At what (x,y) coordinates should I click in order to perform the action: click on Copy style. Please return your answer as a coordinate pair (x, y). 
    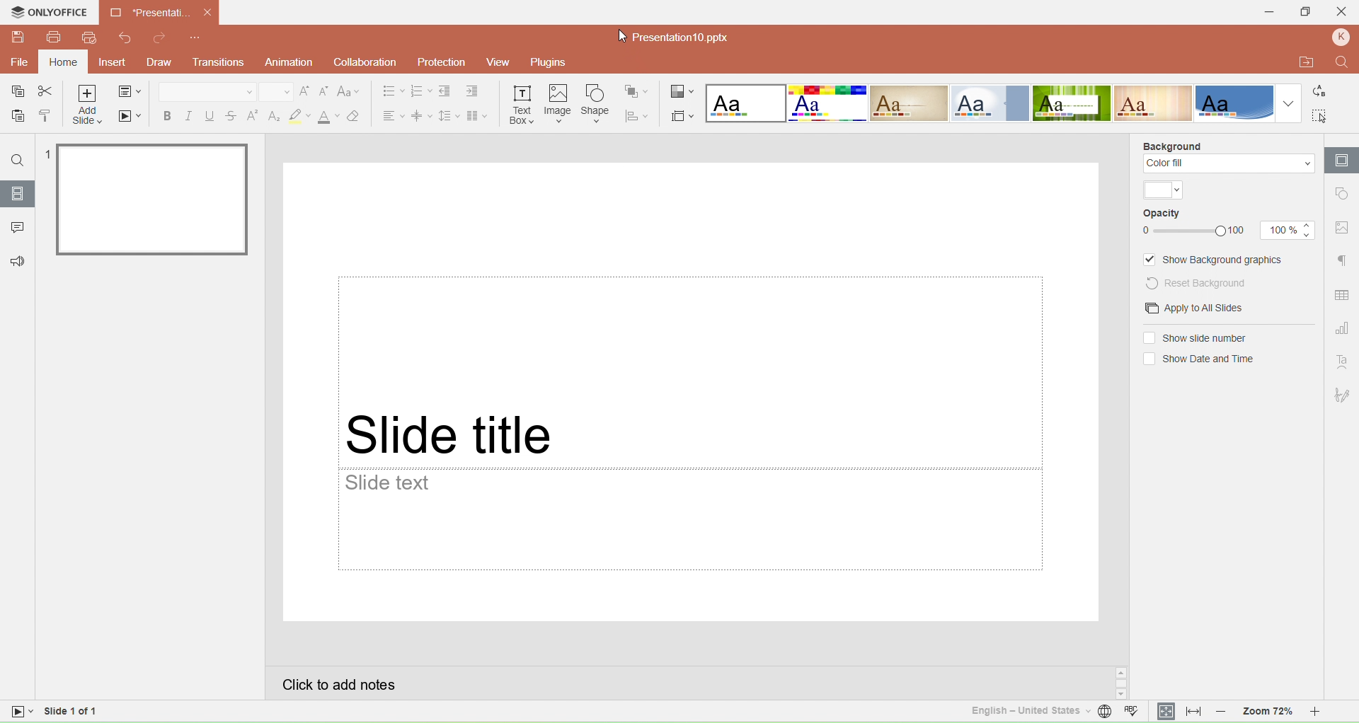
    Looking at the image, I should click on (45, 115).